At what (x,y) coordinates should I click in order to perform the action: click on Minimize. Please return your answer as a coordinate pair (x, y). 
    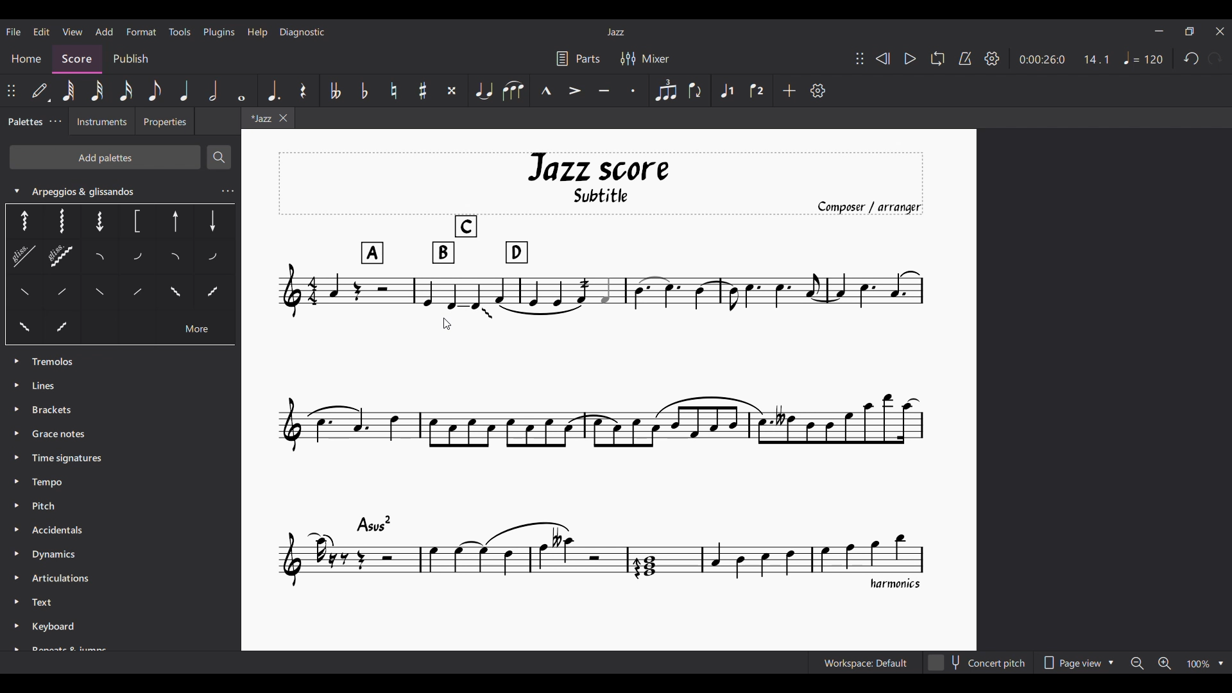
    Looking at the image, I should click on (1159, 31).